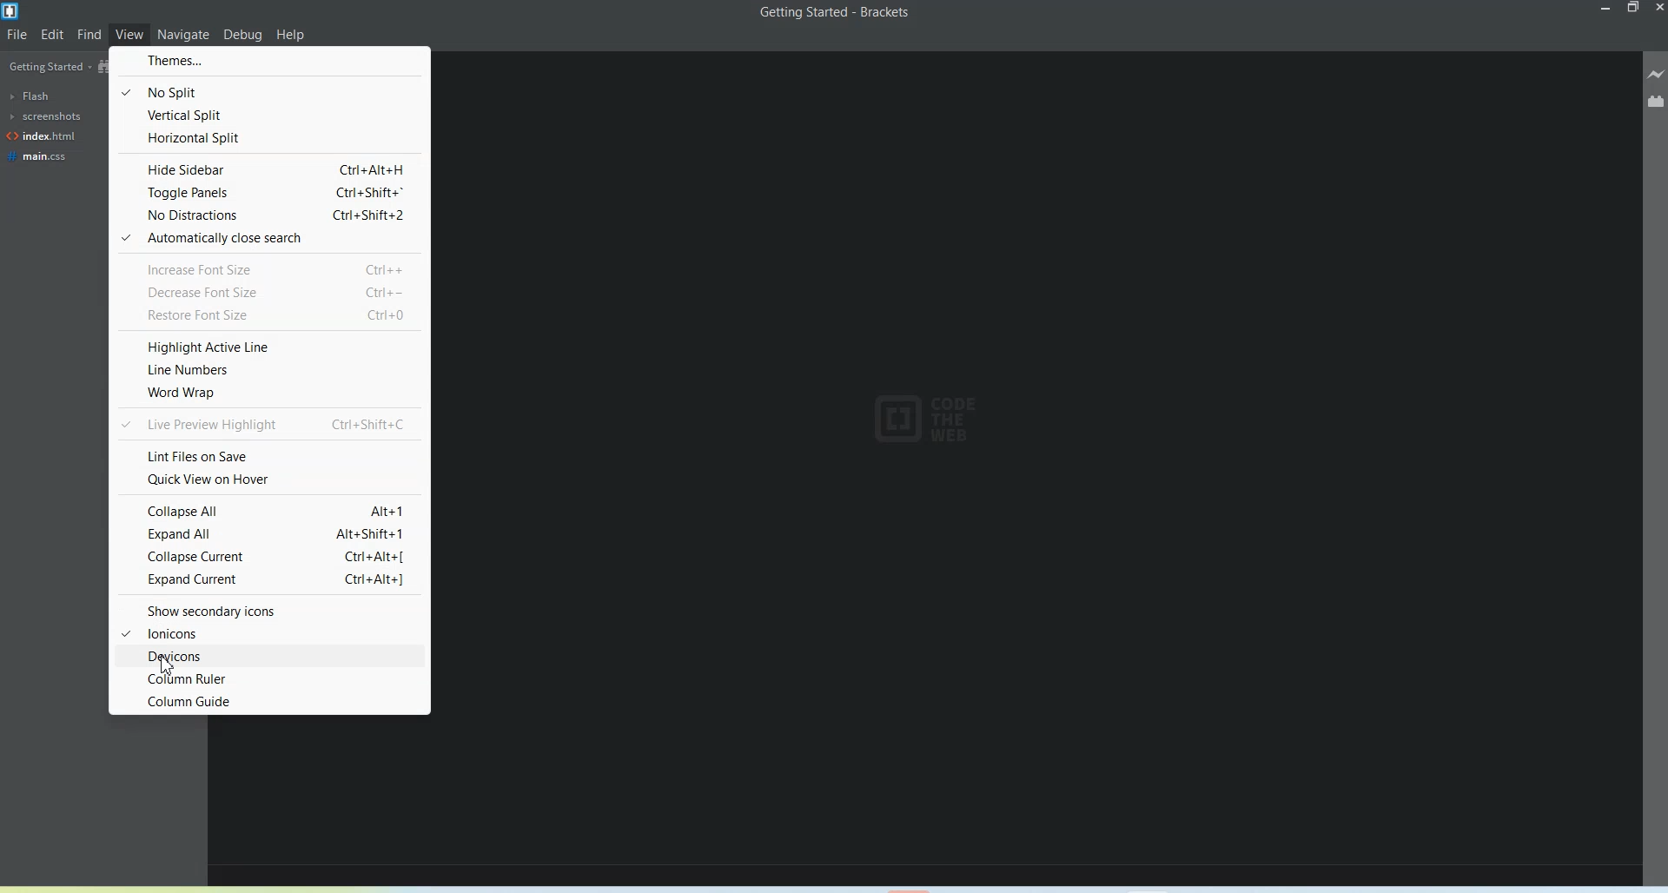  What do you see at coordinates (268, 678) in the screenshot?
I see `Column Ruler` at bounding box center [268, 678].